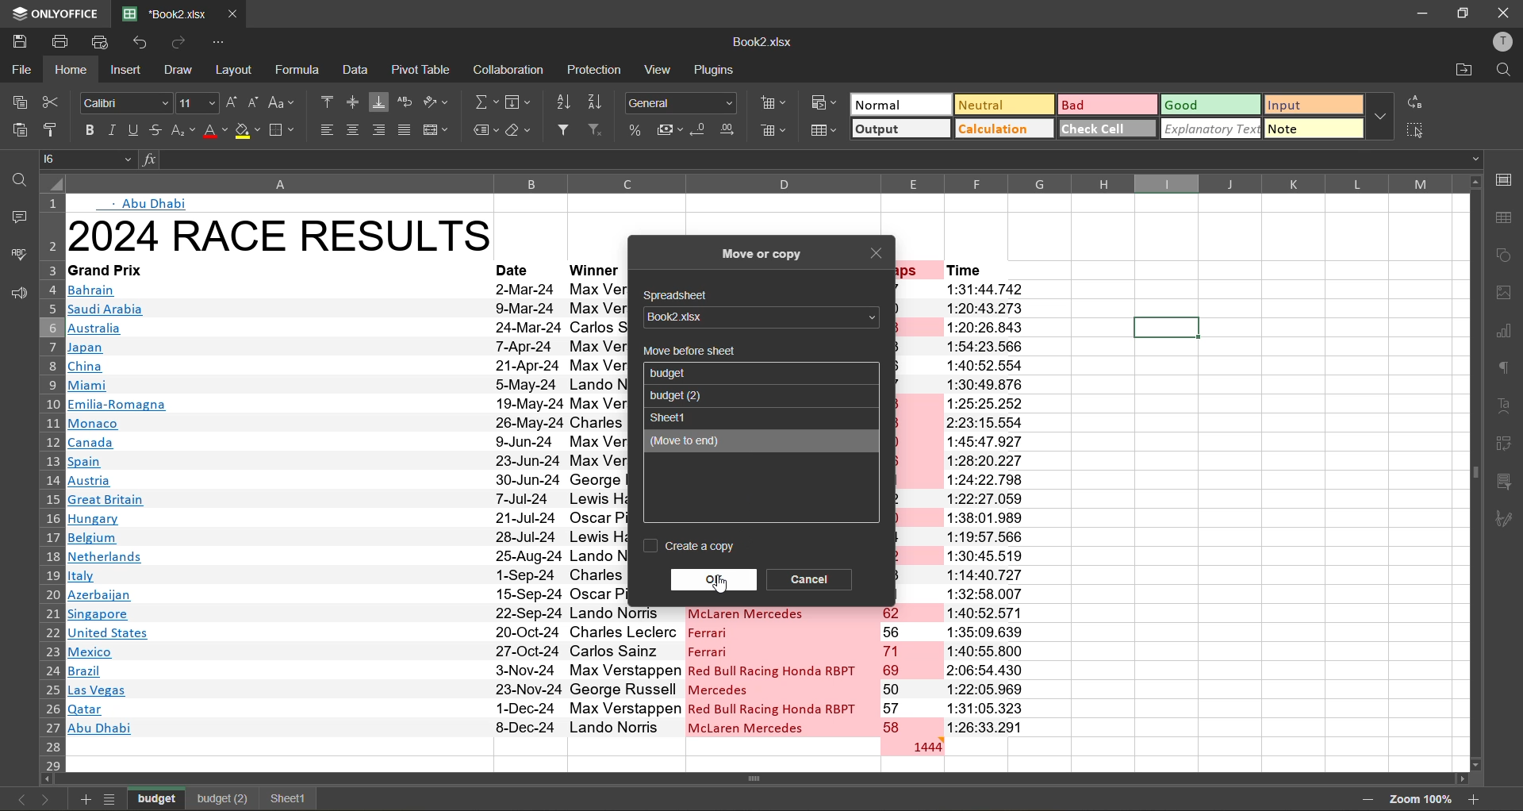  Describe the element at coordinates (1107, 128) in the screenshot. I see `check cell` at that location.